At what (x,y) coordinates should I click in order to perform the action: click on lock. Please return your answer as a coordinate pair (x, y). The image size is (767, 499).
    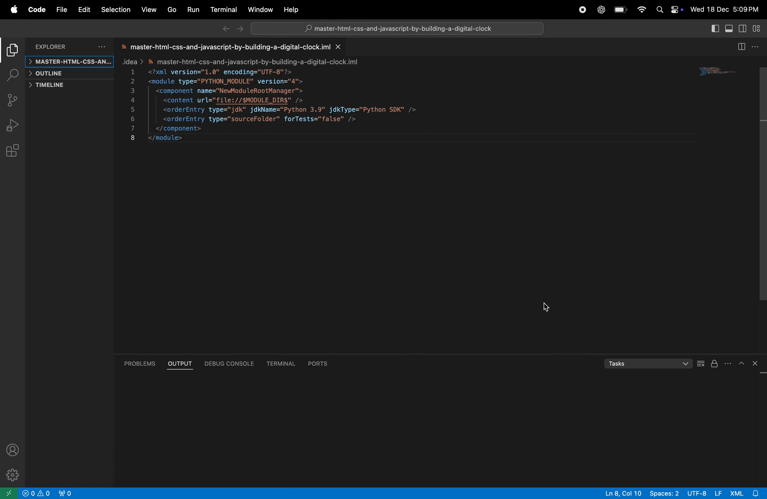
    Looking at the image, I should click on (714, 364).